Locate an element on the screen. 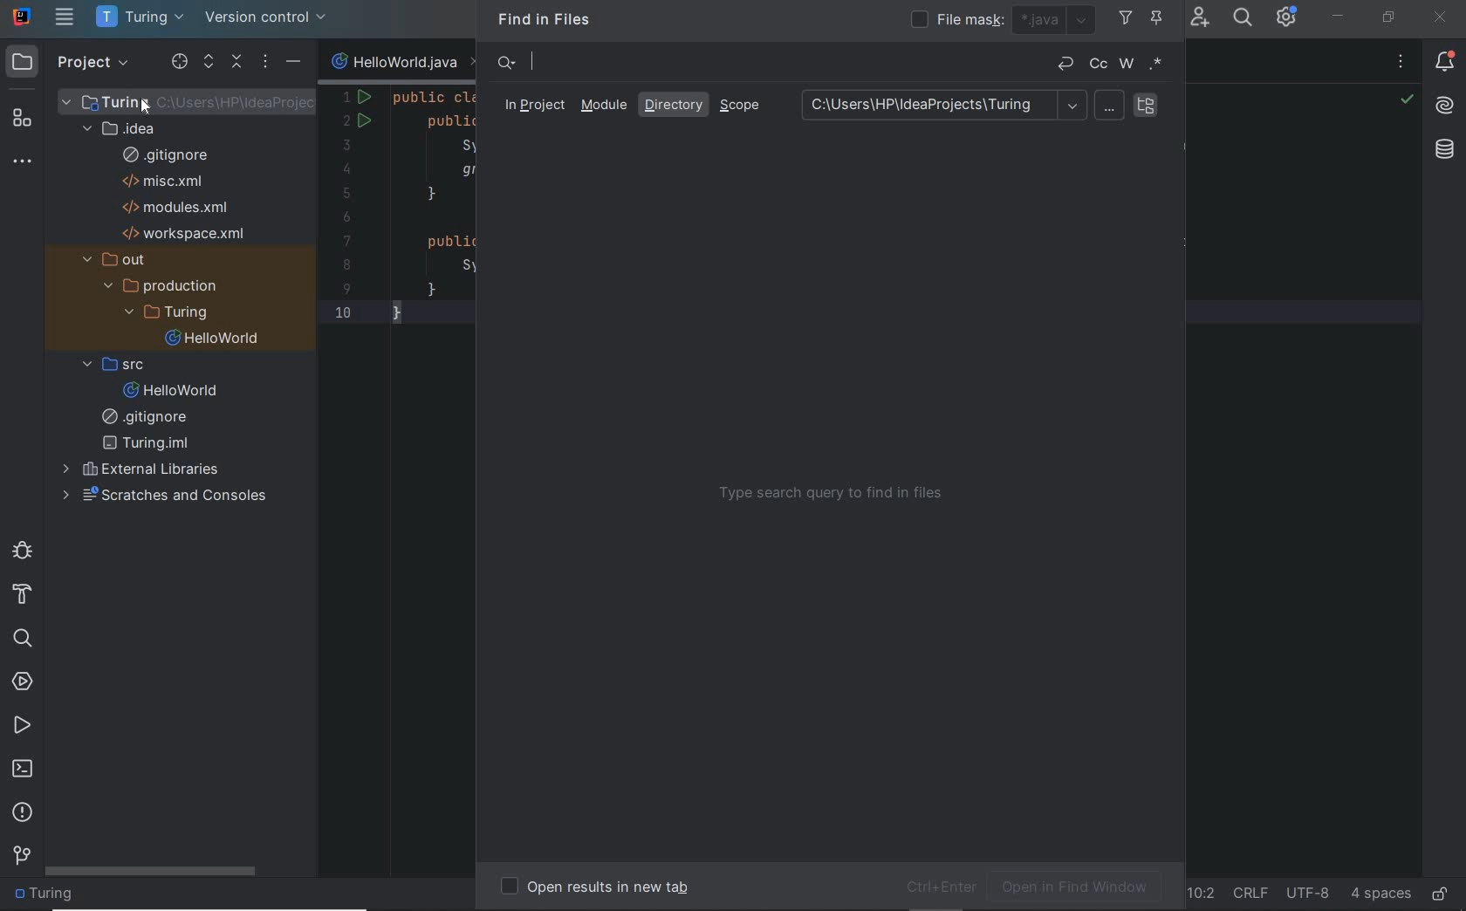 The width and height of the screenshot is (1466, 911). filename.Iml is located at coordinates (152, 444).